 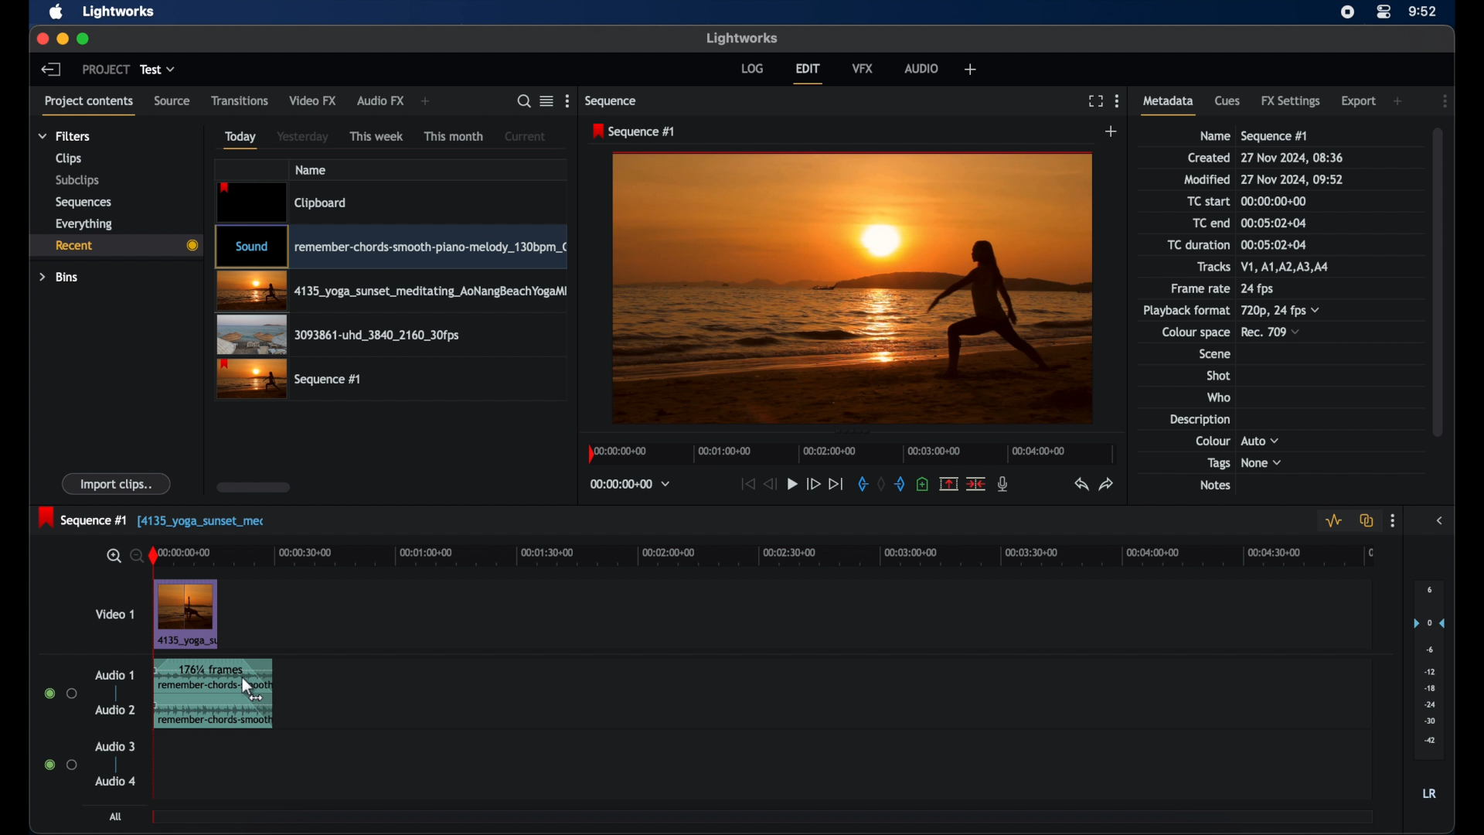 I want to click on tc start, so click(x=1210, y=200).